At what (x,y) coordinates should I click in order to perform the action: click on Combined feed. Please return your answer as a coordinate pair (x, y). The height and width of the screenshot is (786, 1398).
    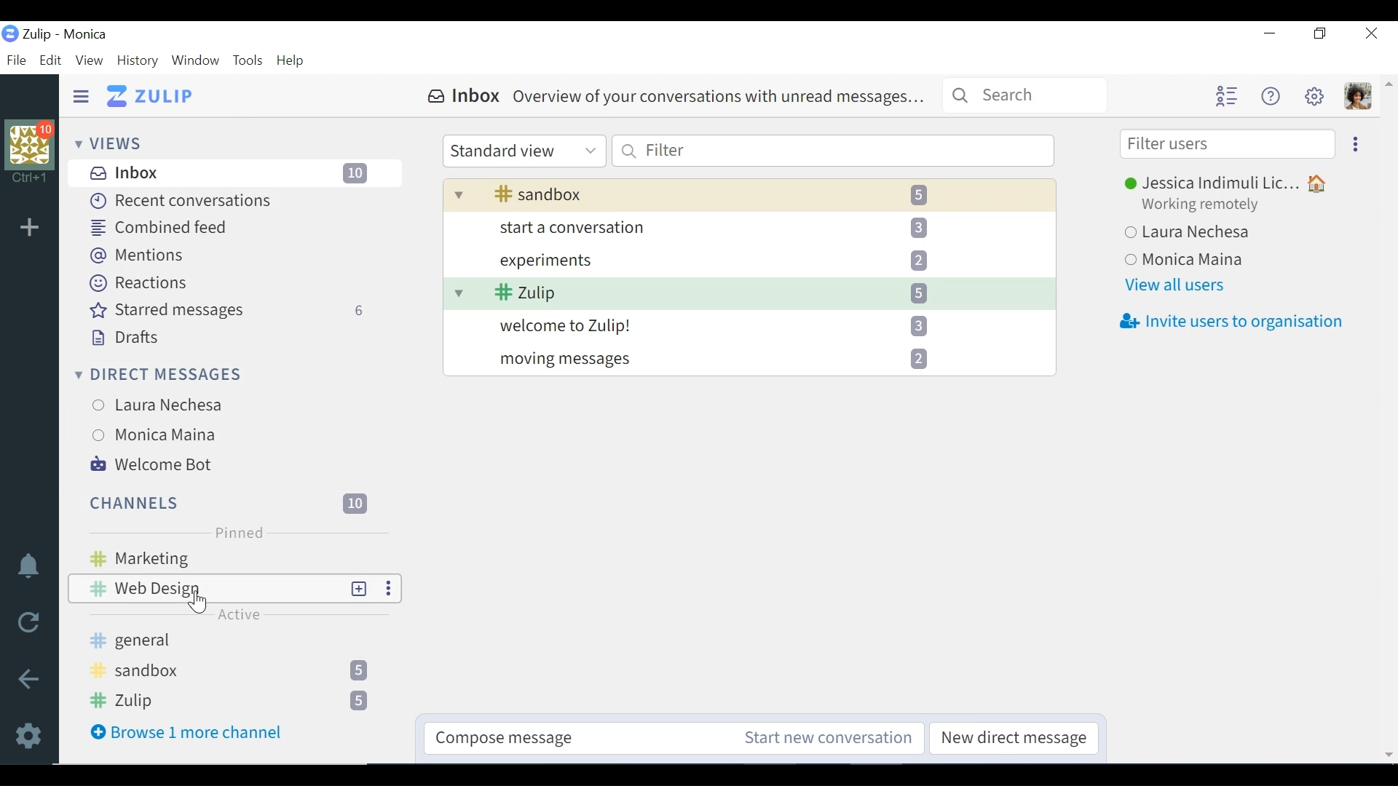
    Looking at the image, I should click on (160, 228).